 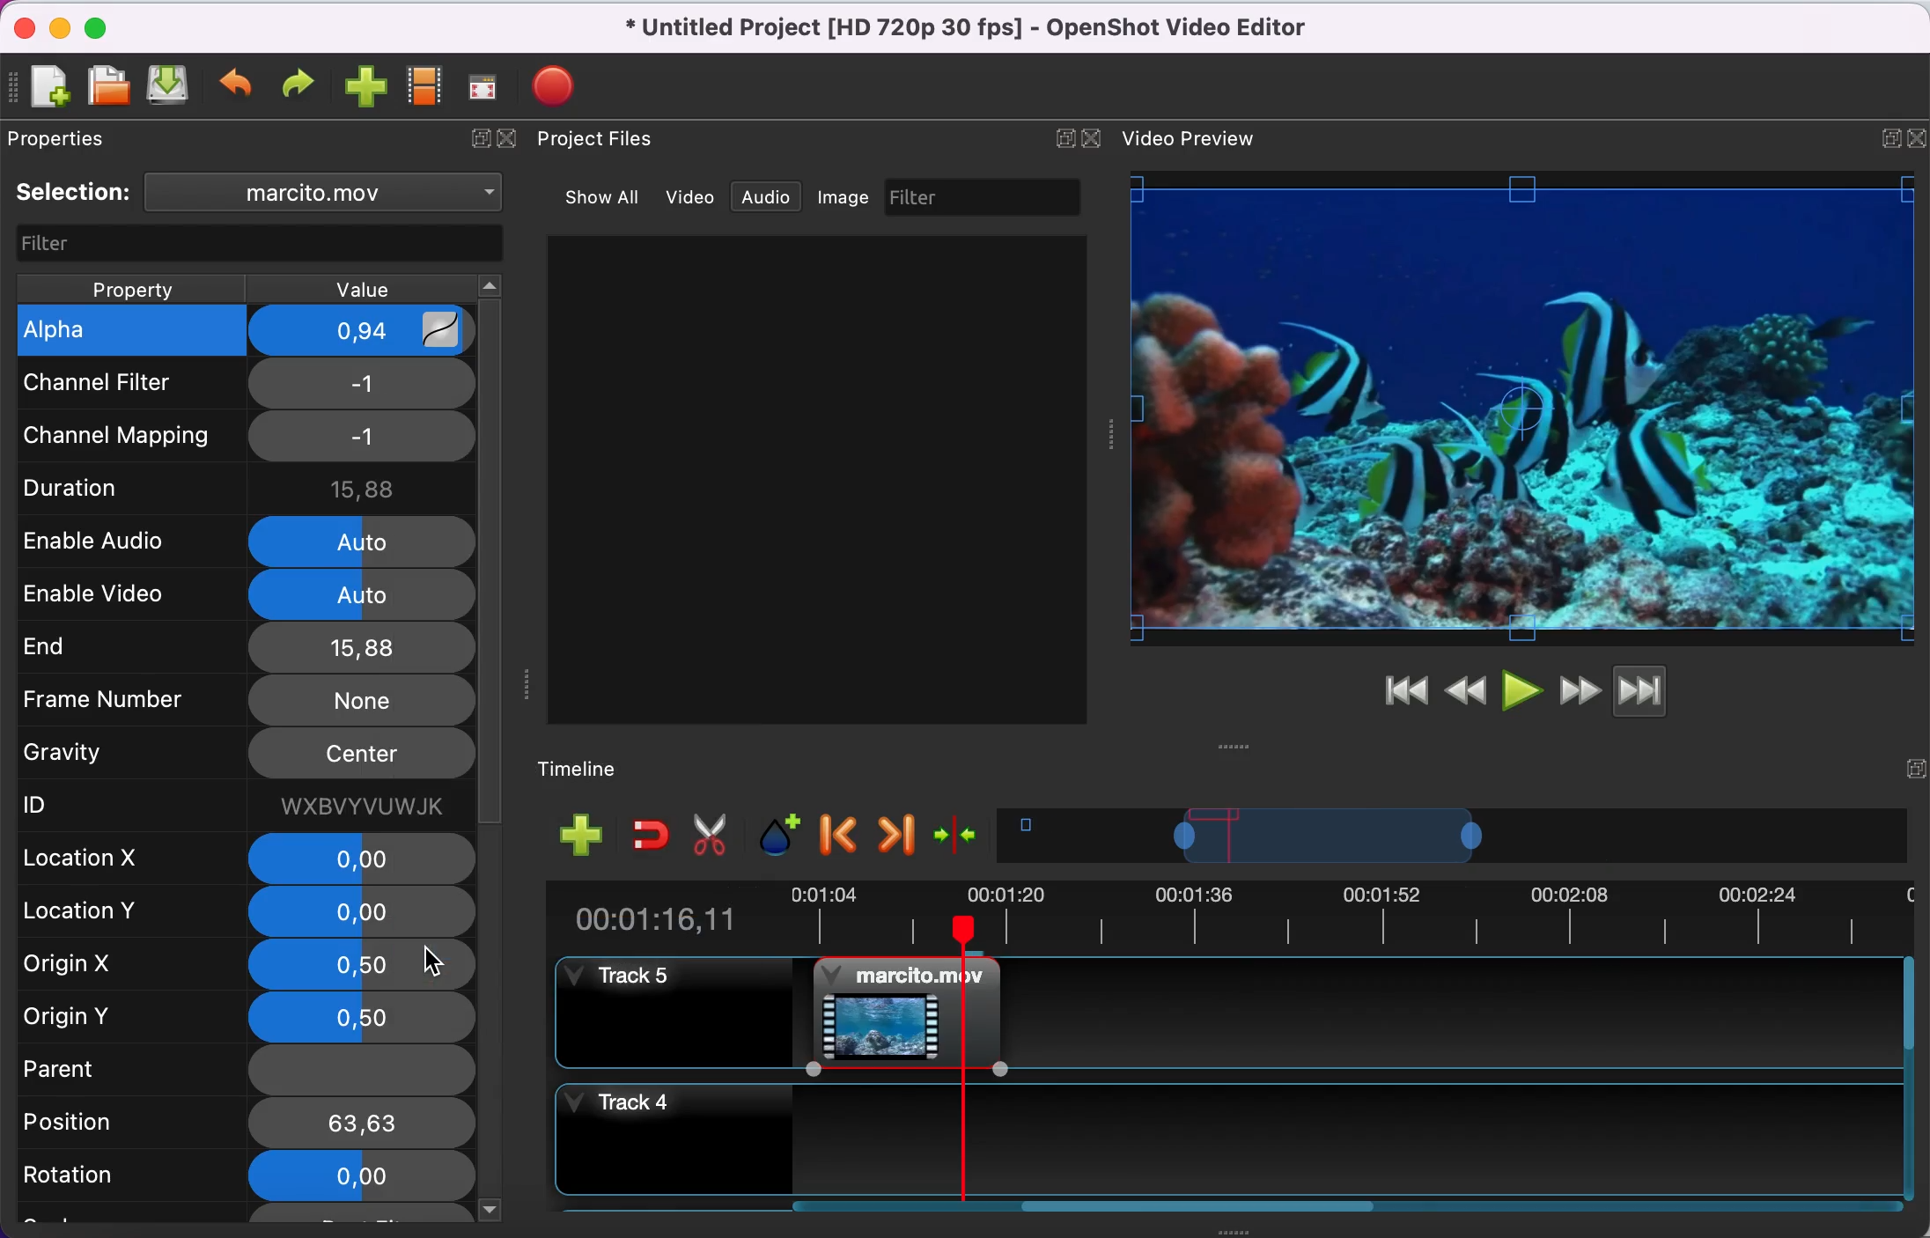 I want to click on move up, so click(x=487, y=284).